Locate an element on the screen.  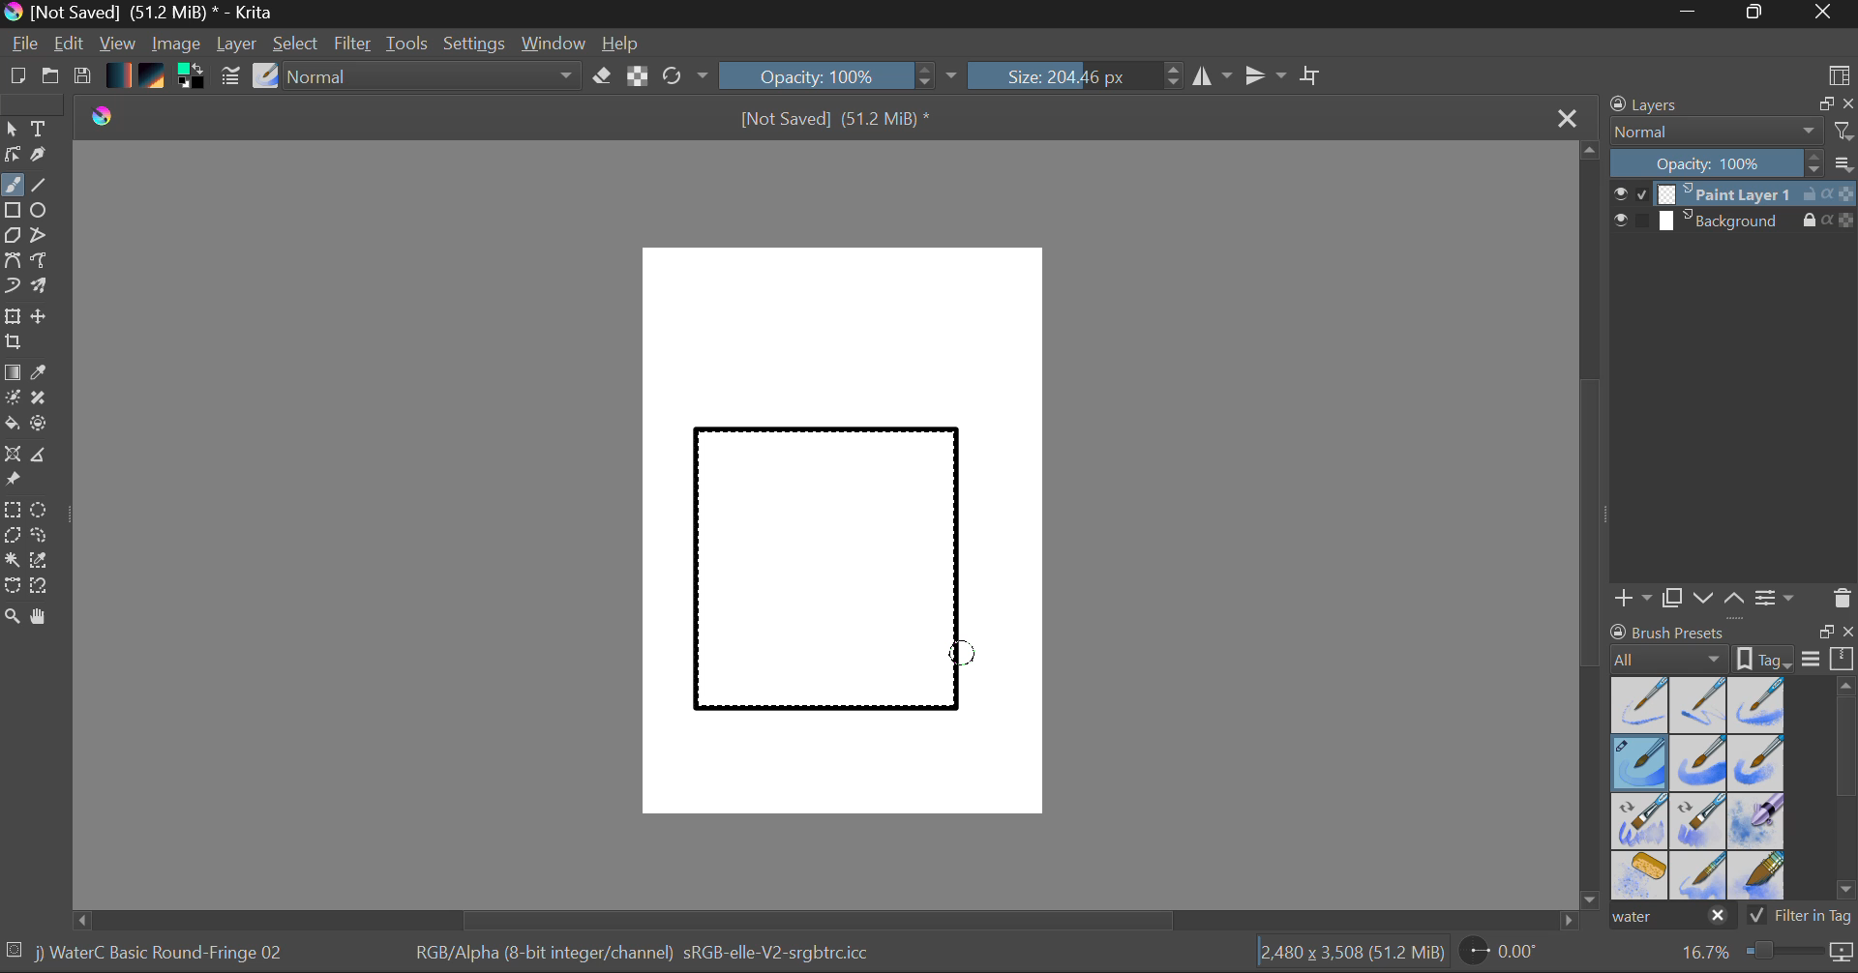
Rectangle Shape Selected is located at coordinates (828, 588).